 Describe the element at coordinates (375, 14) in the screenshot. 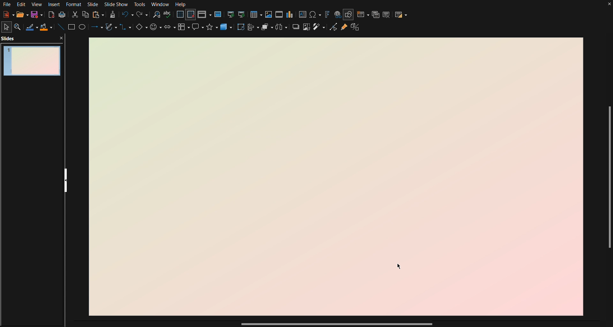

I see `Duplicate Slide` at that location.